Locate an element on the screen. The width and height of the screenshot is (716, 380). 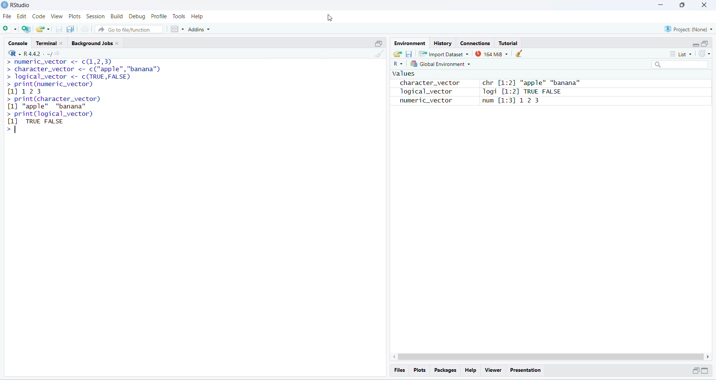
‘character_vector <- c("apple","banana") is located at coordinates (84, 69).